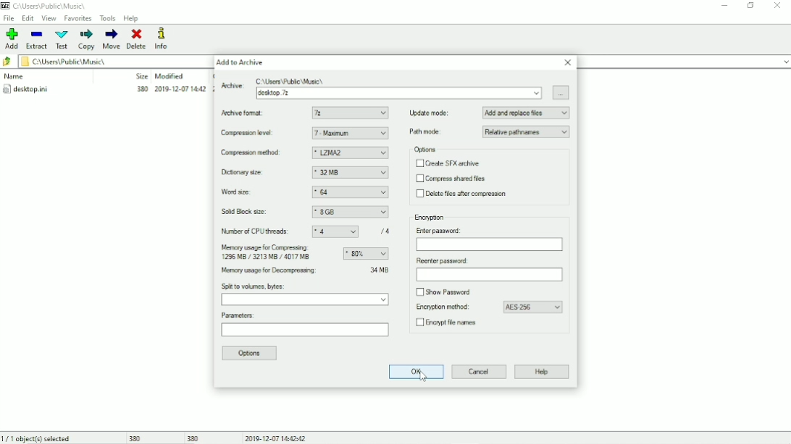  What do you see at coordinates (490, 245) in the screenshot?
I see `Enter password` at bounding box center [490, 245].